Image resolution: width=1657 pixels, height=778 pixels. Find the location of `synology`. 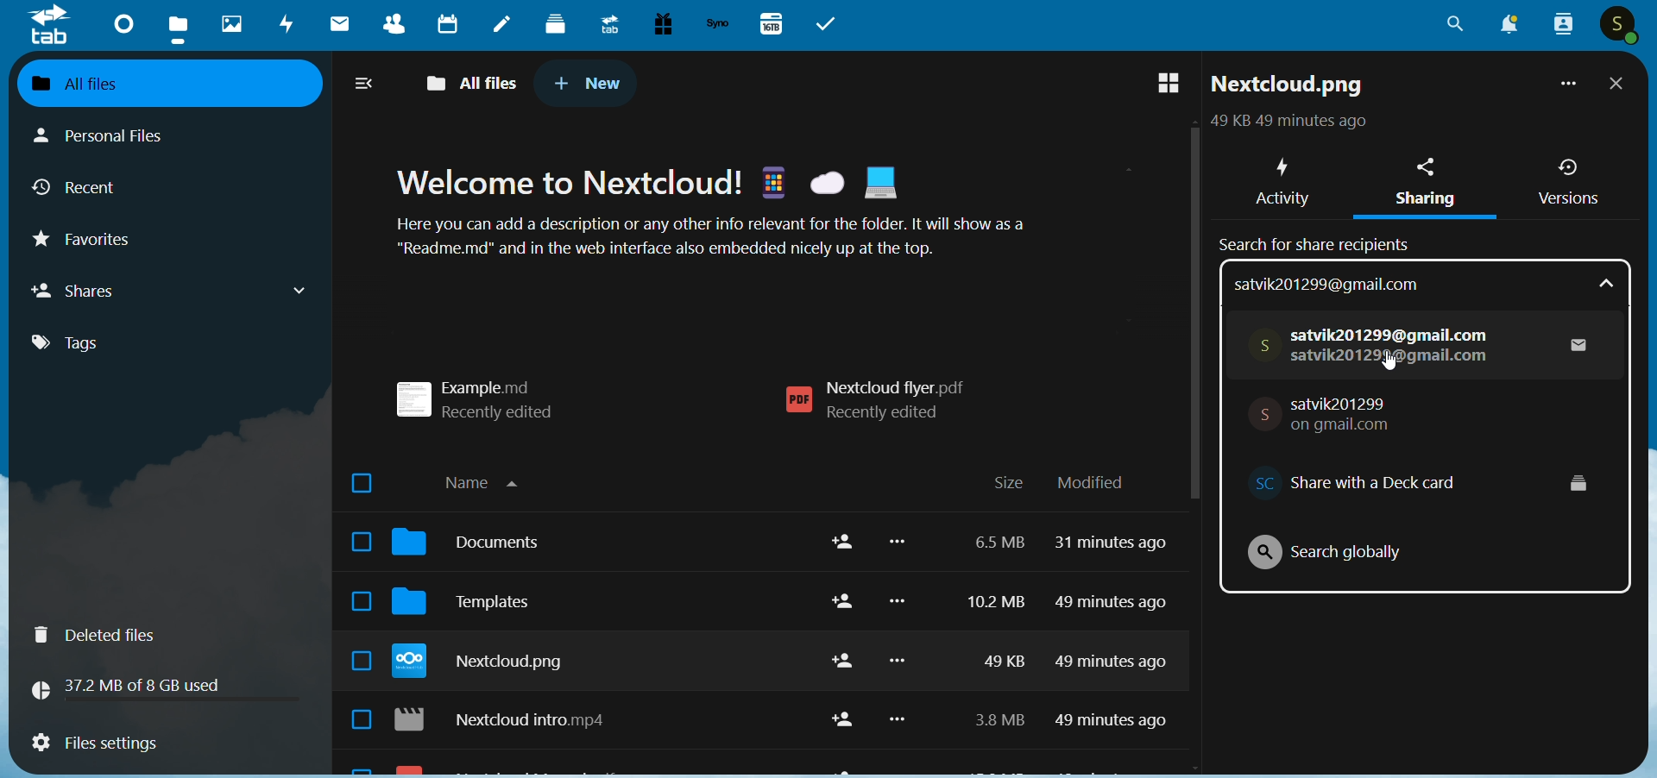

synology is located at coordinates (717, 24).